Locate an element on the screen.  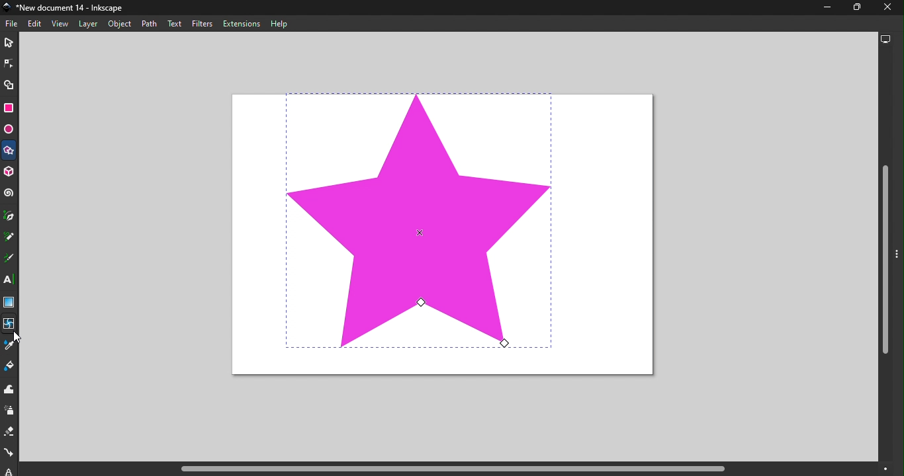
Canvas is located at coordinates (439, 234).